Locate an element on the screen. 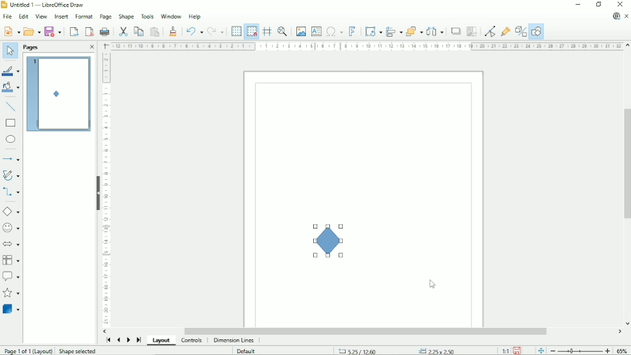 The image size is (631, 355). New is located at coordinates (12, 30).